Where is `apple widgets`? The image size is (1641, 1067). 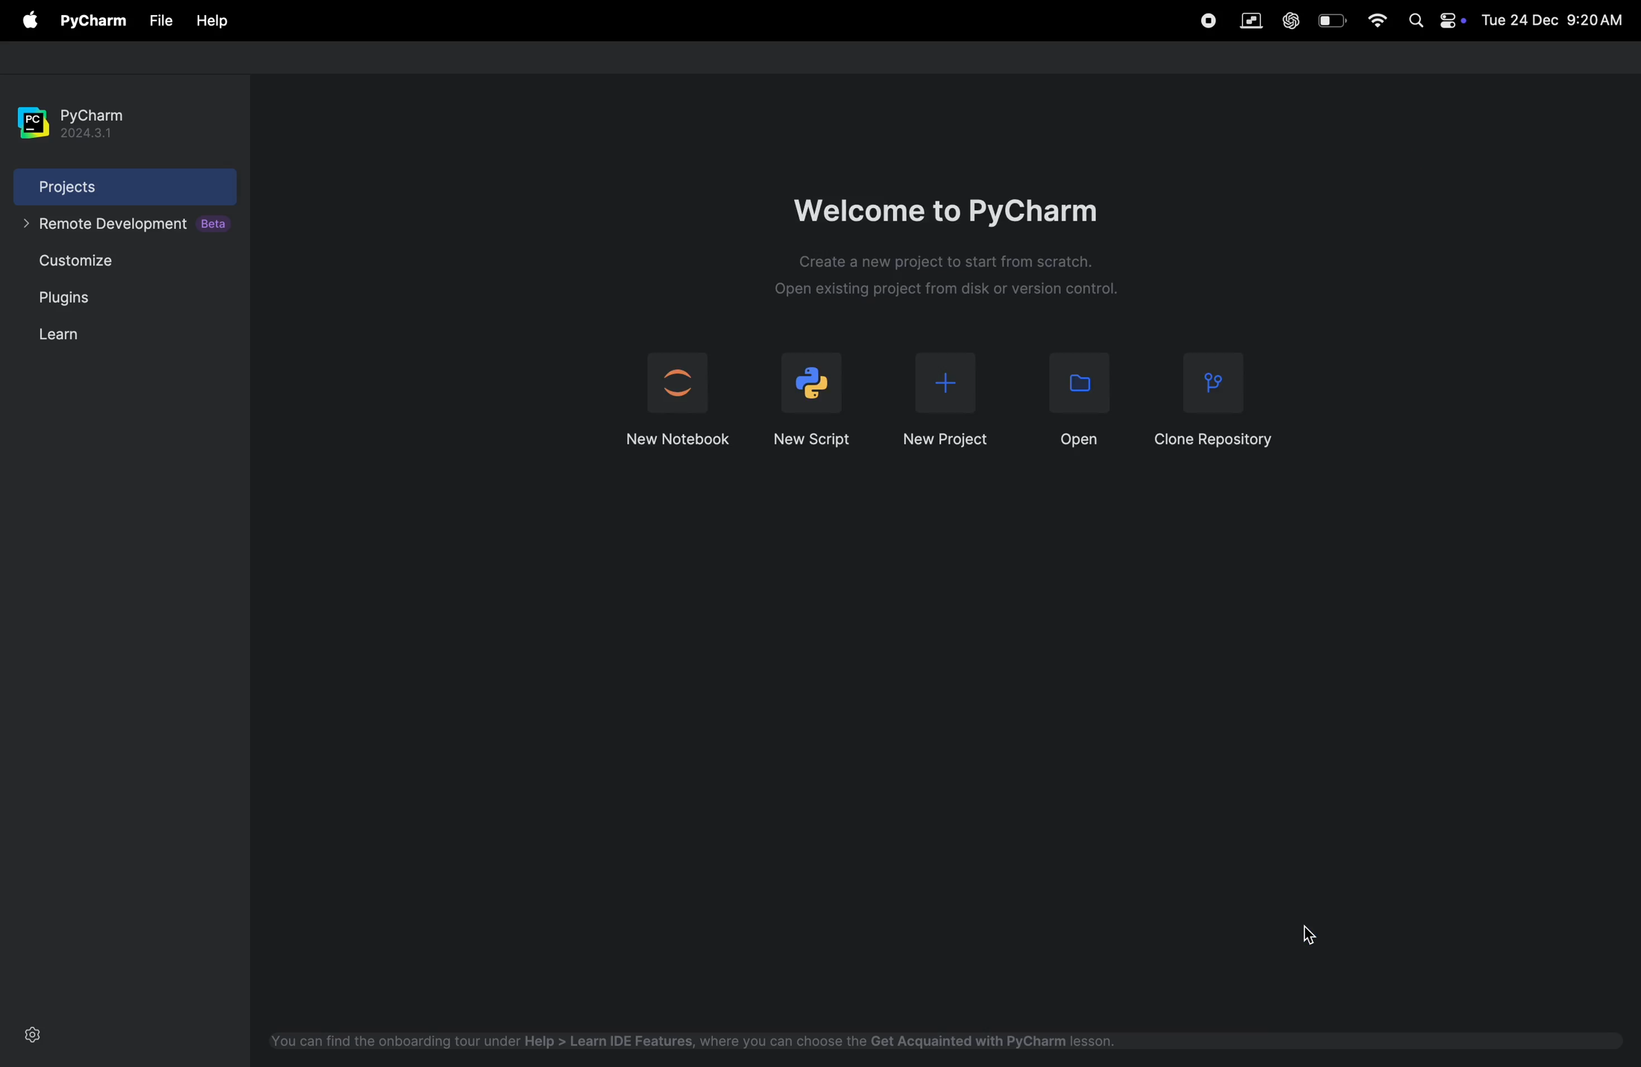 apple widgets is located at coordinates (1453, 19).